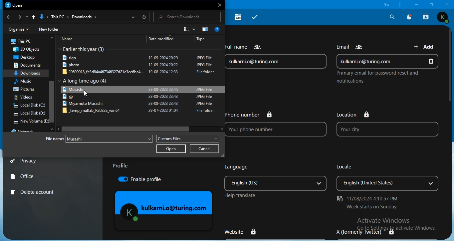  What do you see at coordinates (171, 148) in the screenshot?
I see `open` at bounding box center [171, 148].